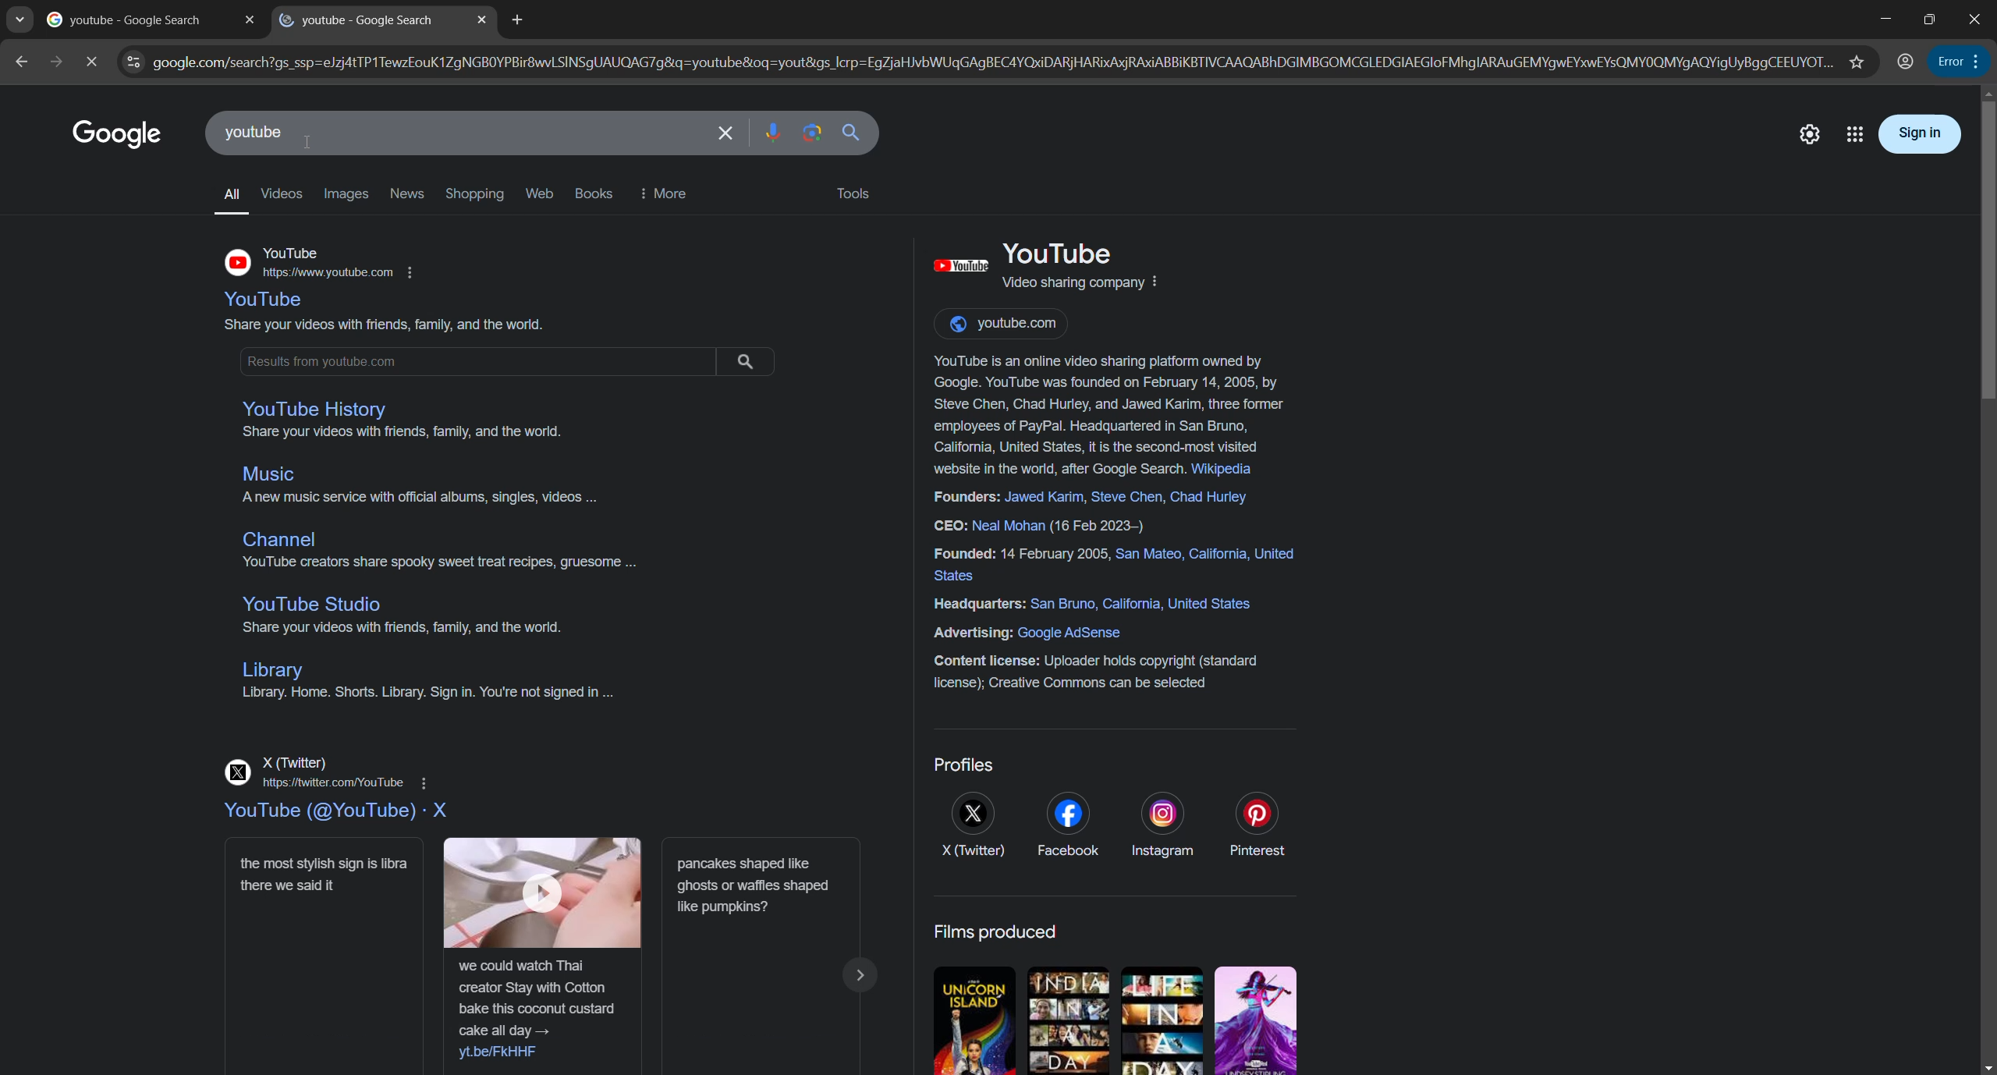  Describe the element at coordinates (1976, 19) in the screenshot. I see `close` at that location.